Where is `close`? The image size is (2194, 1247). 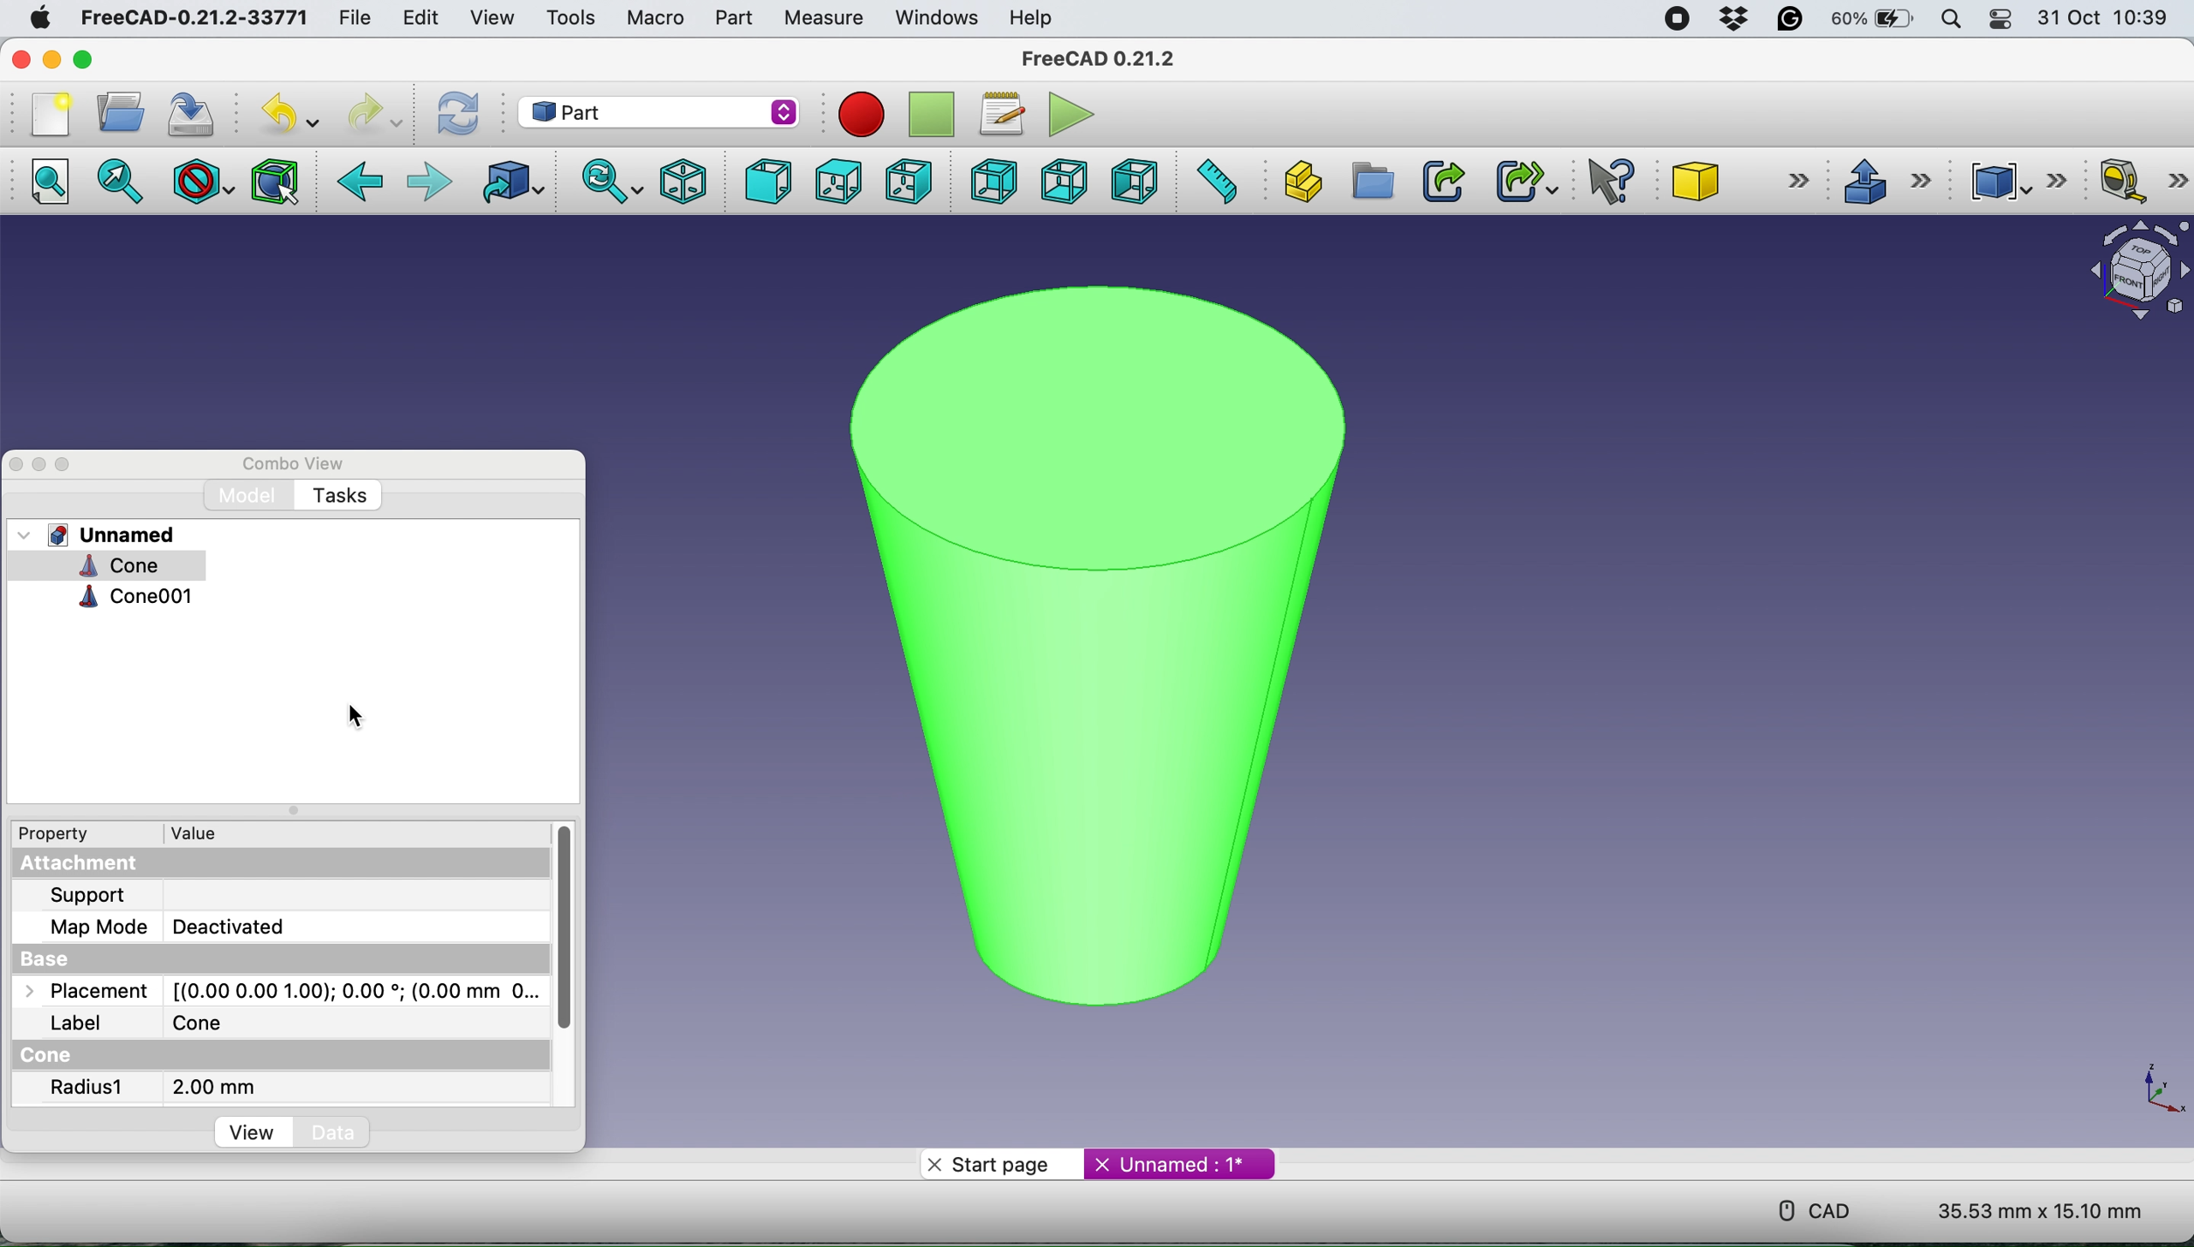 close is located at coordinates (24, 60).